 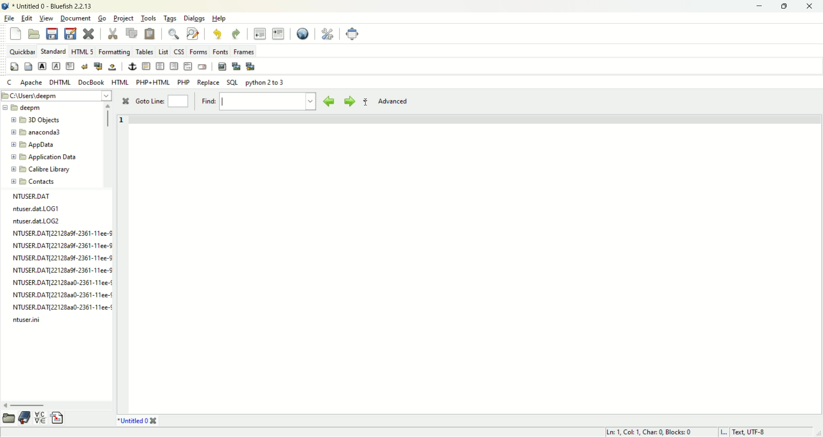 I want to click on unindent, so click(x=260, y=33).